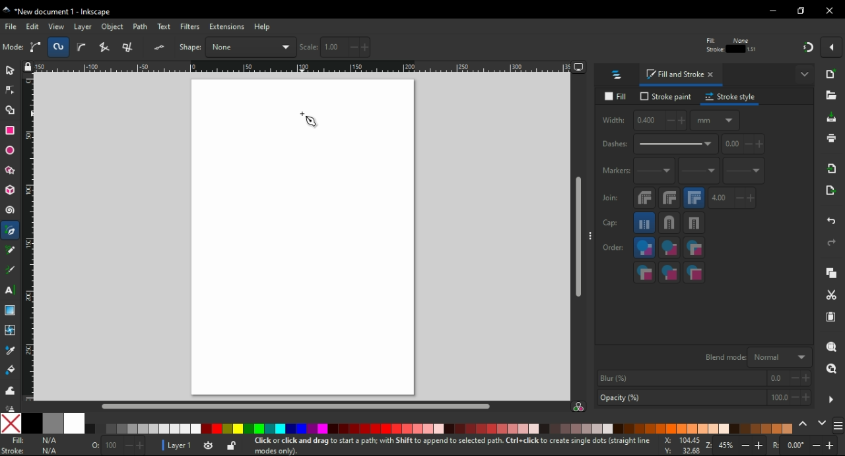 This screenshot has width=845, height=456. What do you see at coordinates (669, 223) in the screenshot?
I see `round` at bounding box center [669, 223].